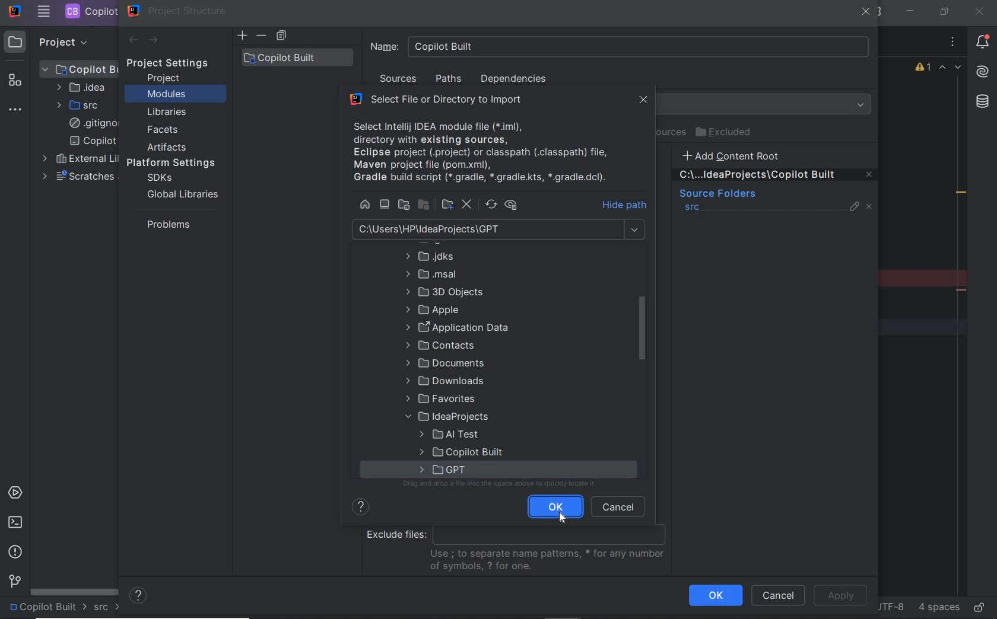 The width and height of the screenshot is (997, 619). I want to click on more tool windows, so click(17, 110).